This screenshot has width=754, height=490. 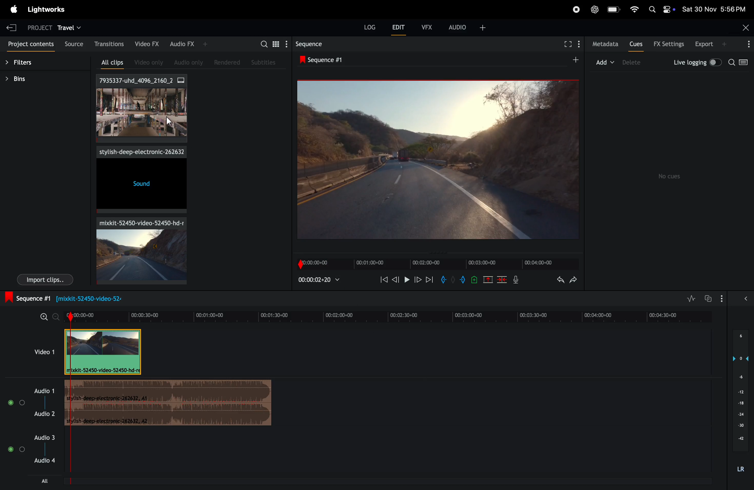 What do you see at coordinates (430, 281) in the screenshot?
I see `next frame` at bounding box center [430, 281].